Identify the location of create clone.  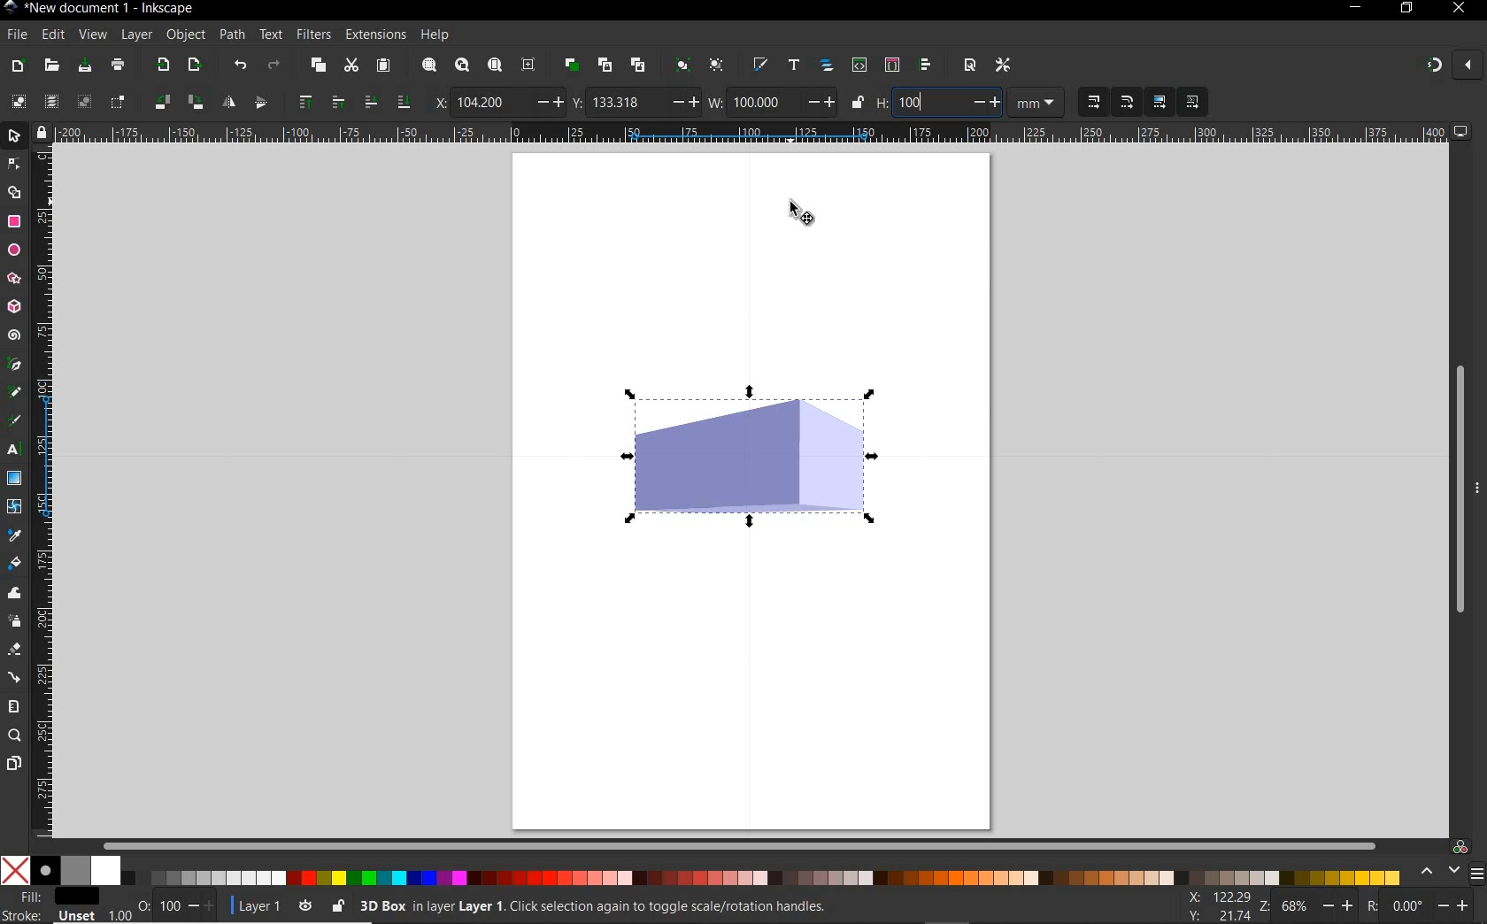
(604, 65).